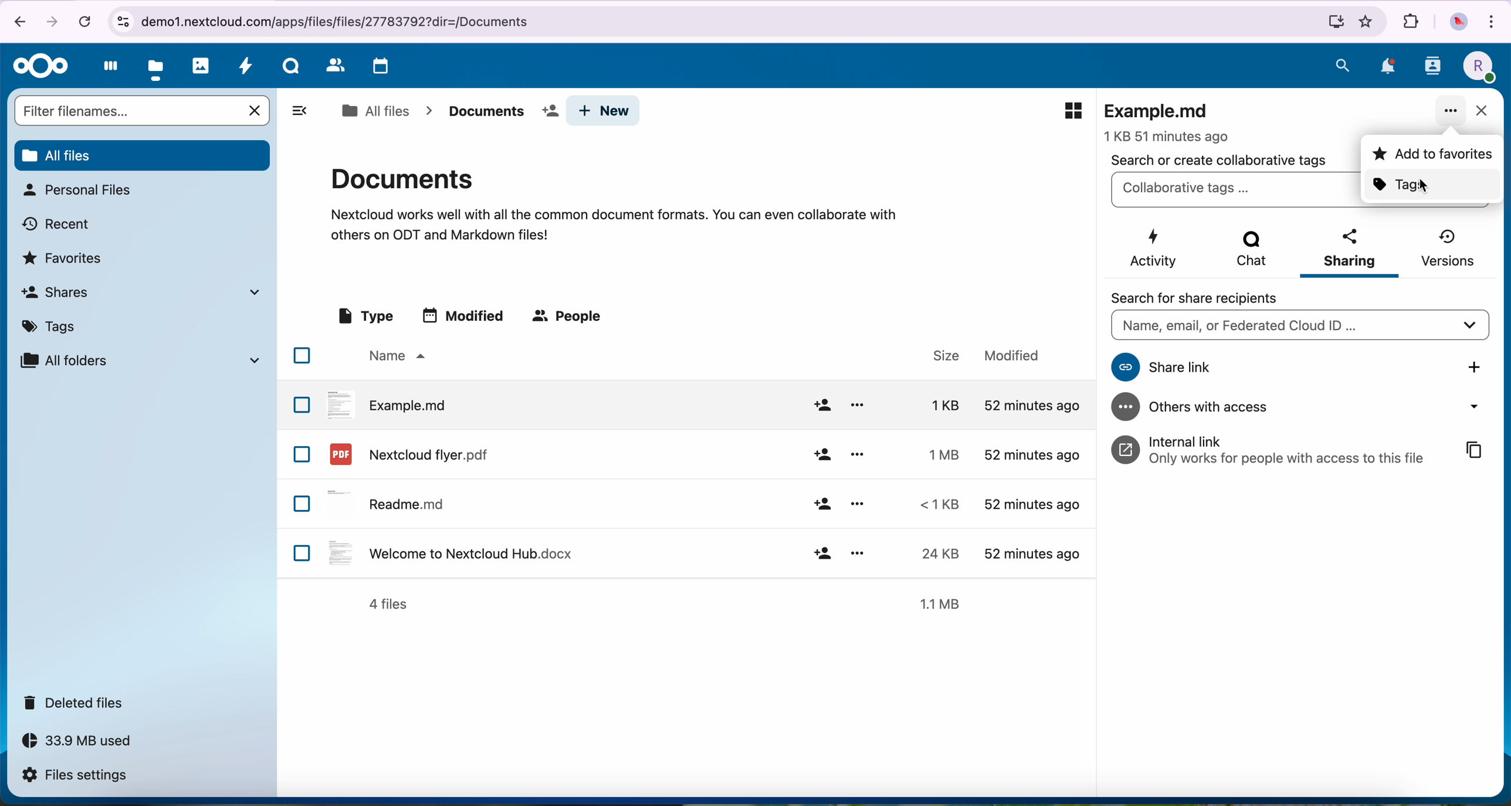 This screenshot has width=1511, height=806. Describe the element at coordinates (145, 292) in the screenshot. I see `shares tab` at that location.